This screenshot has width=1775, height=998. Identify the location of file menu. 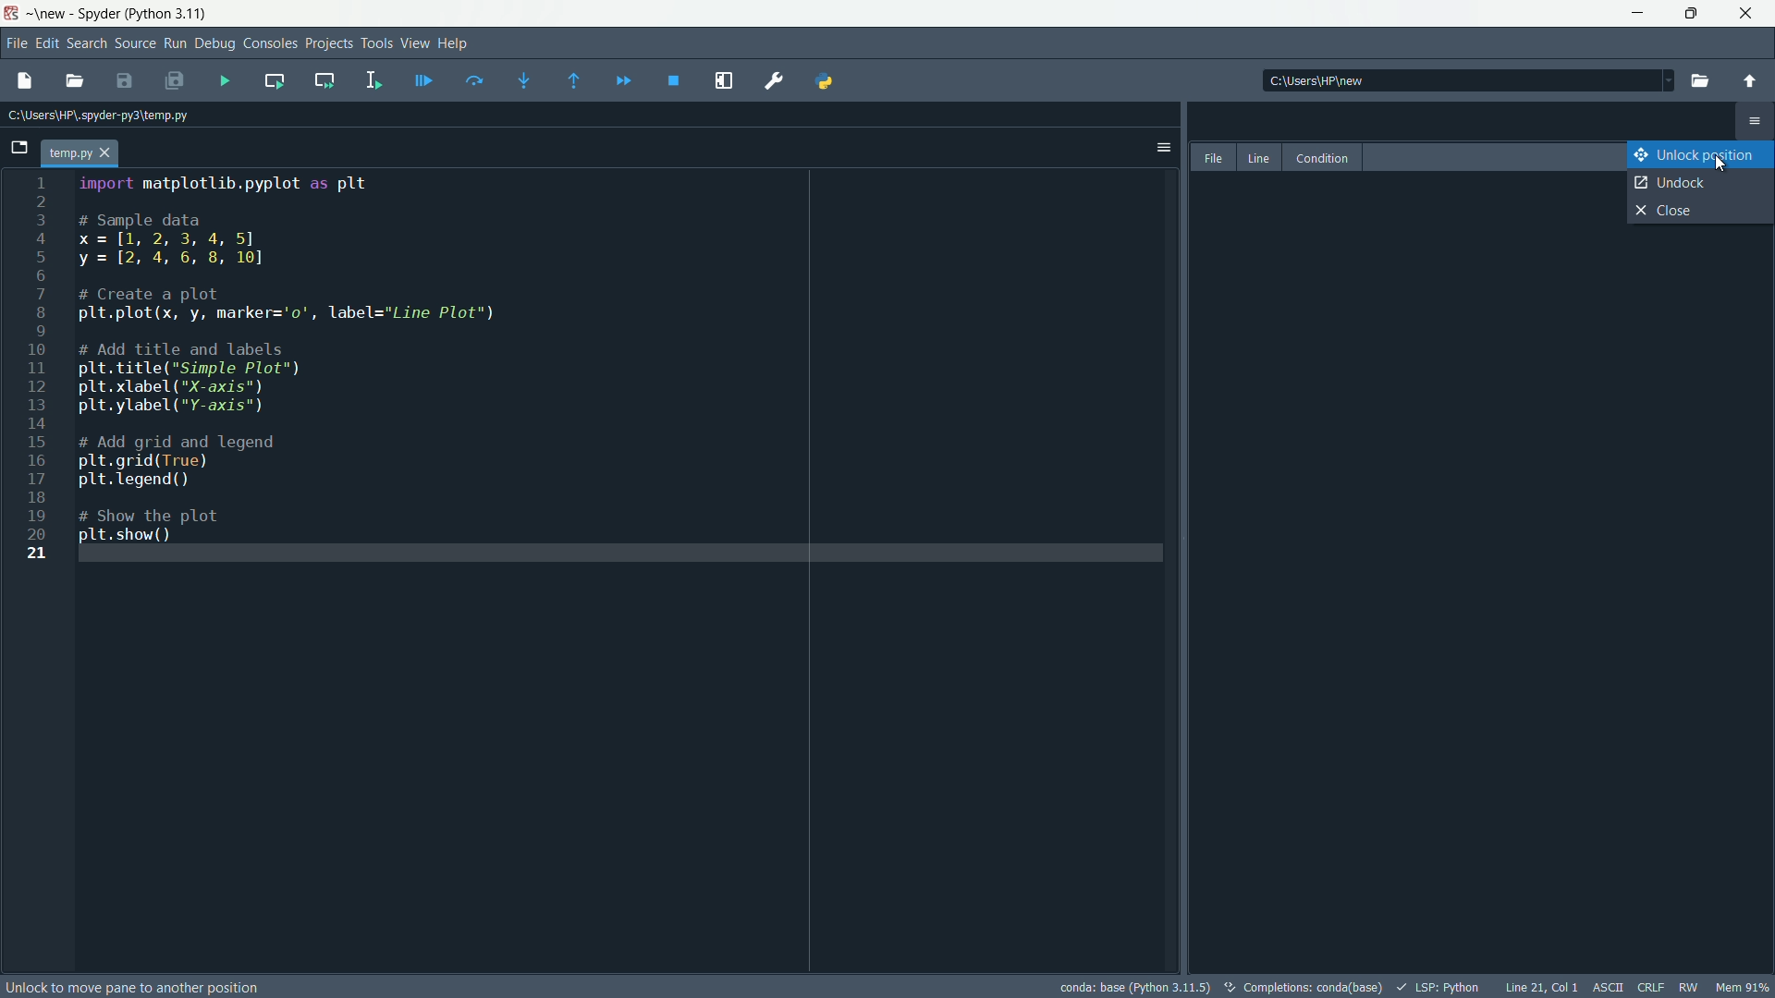
(15, 42).